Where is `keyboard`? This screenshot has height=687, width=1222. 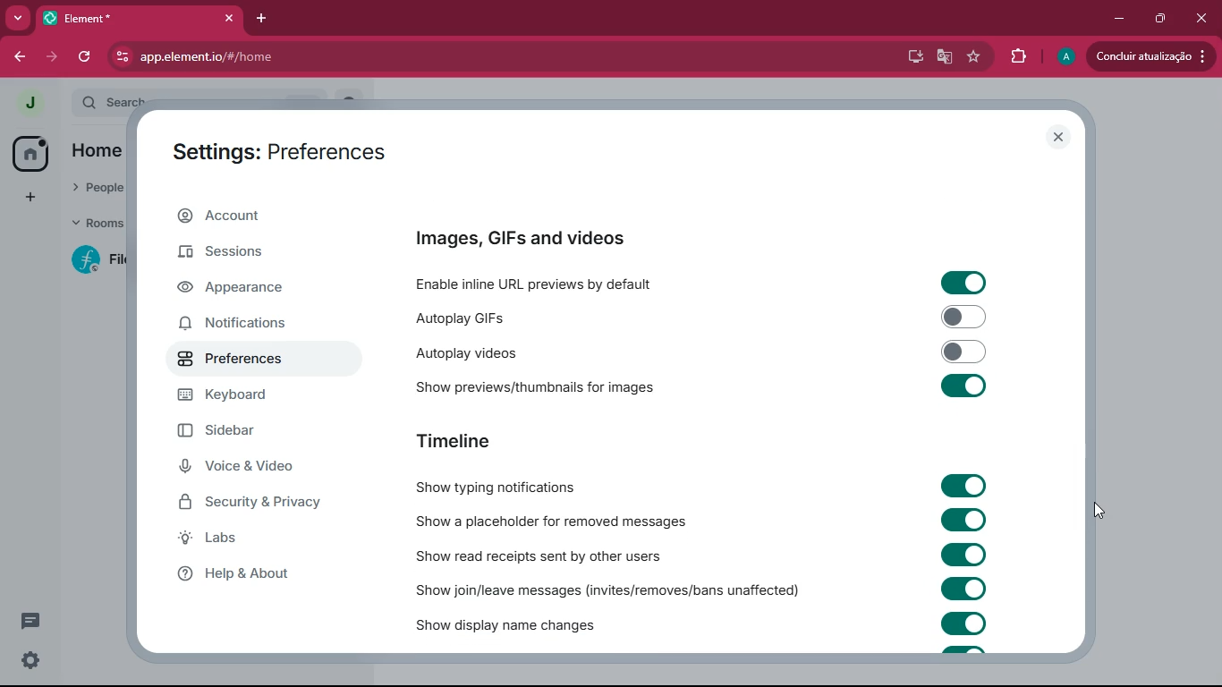 keyboard is located at coordinates (253, 398).